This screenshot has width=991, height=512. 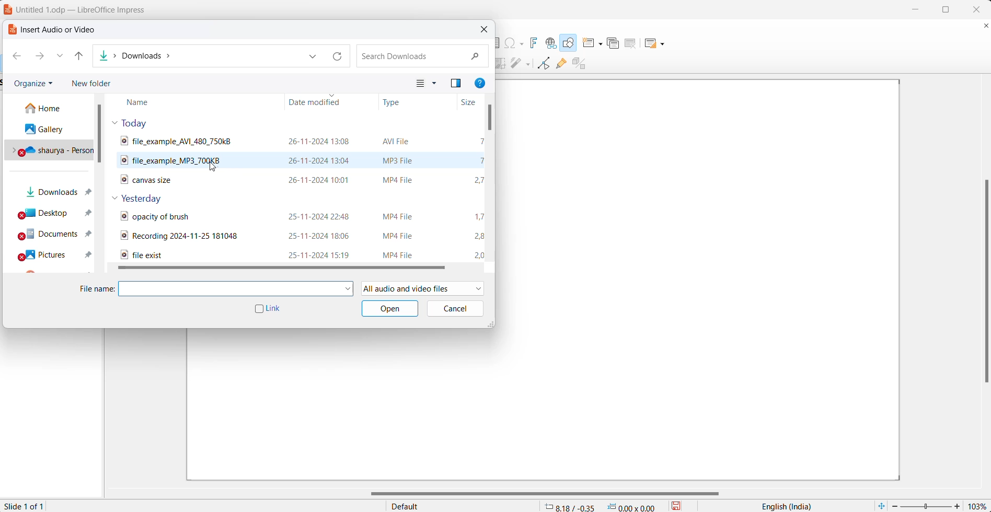 What do you see at coordinates (458, 83) in the screenshot?
I see `show the preview pane` at bounding box center [458, 83].